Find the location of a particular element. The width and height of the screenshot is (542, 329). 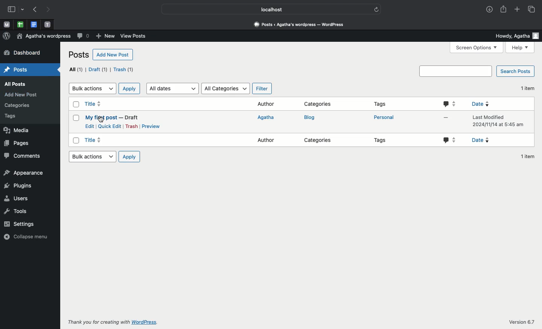

Bulk actions is located at coordinates (91, 157).